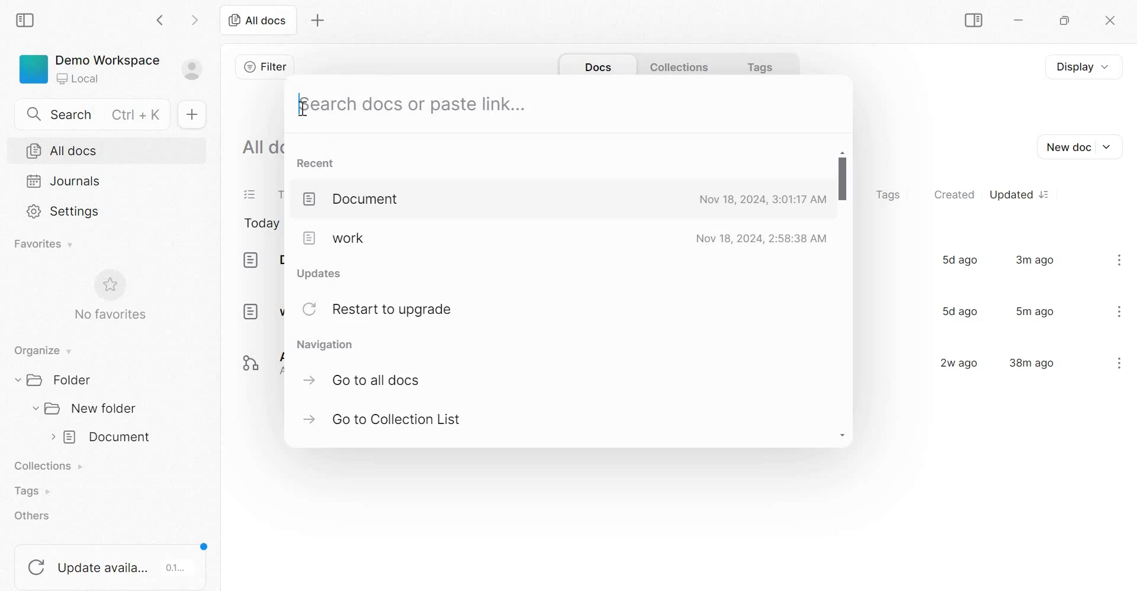  Describe the element at coordinates (64, 181) in the screenshot. I see `Journals` at that location.